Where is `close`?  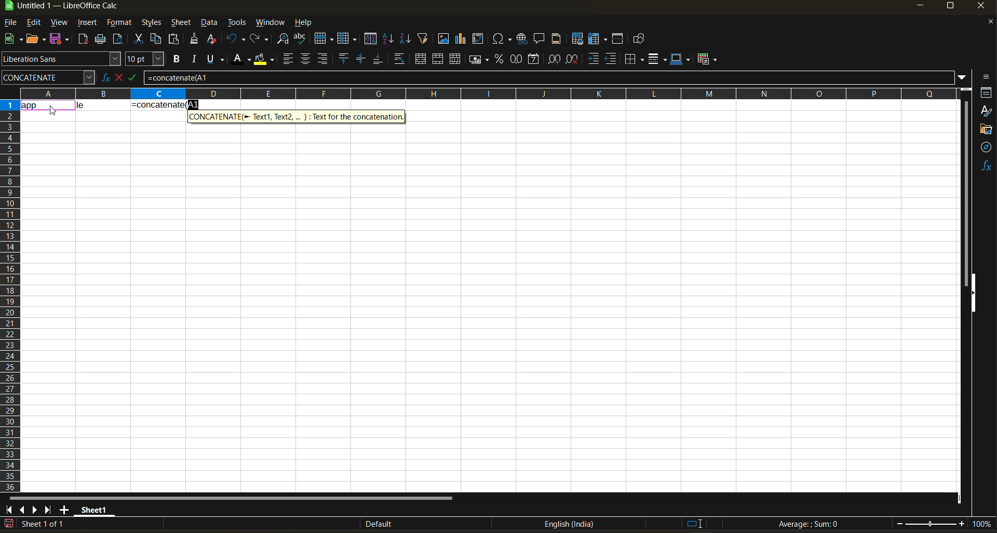 close is located at coordinates (984, 8).